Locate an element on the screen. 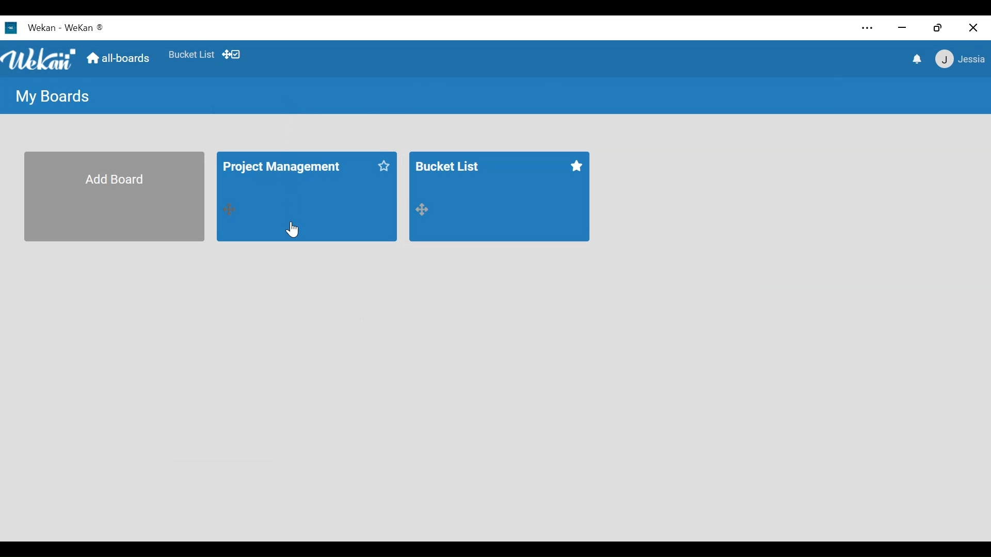 This screenshot has height=557, width=991. User Member is located at coordinates (961, 58).